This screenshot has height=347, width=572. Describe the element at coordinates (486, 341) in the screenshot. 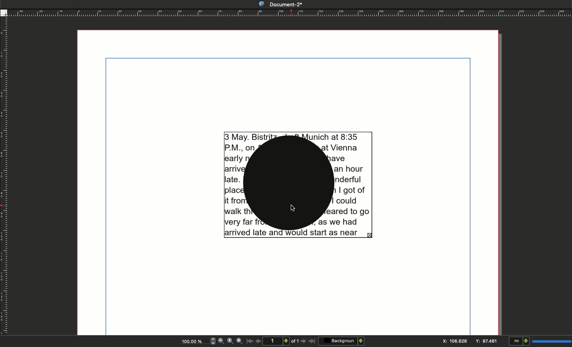

I see `Y: 87.481` at that location.